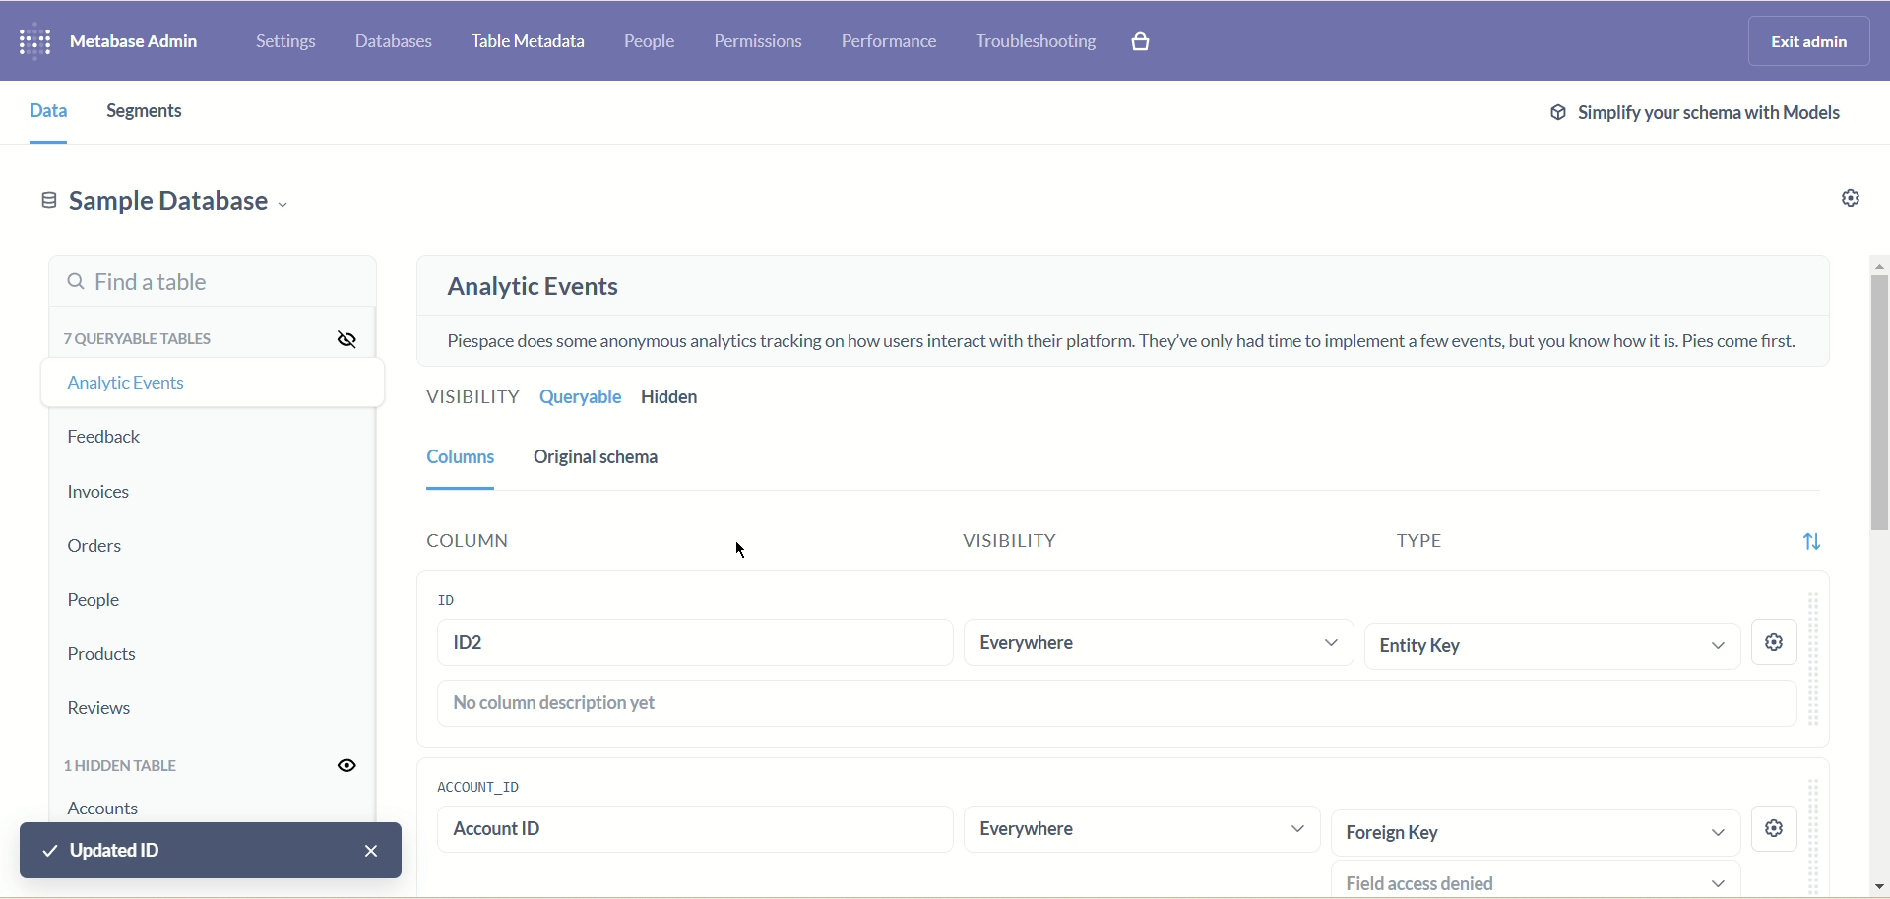  I want to click on Sort, so click(1815, 538).